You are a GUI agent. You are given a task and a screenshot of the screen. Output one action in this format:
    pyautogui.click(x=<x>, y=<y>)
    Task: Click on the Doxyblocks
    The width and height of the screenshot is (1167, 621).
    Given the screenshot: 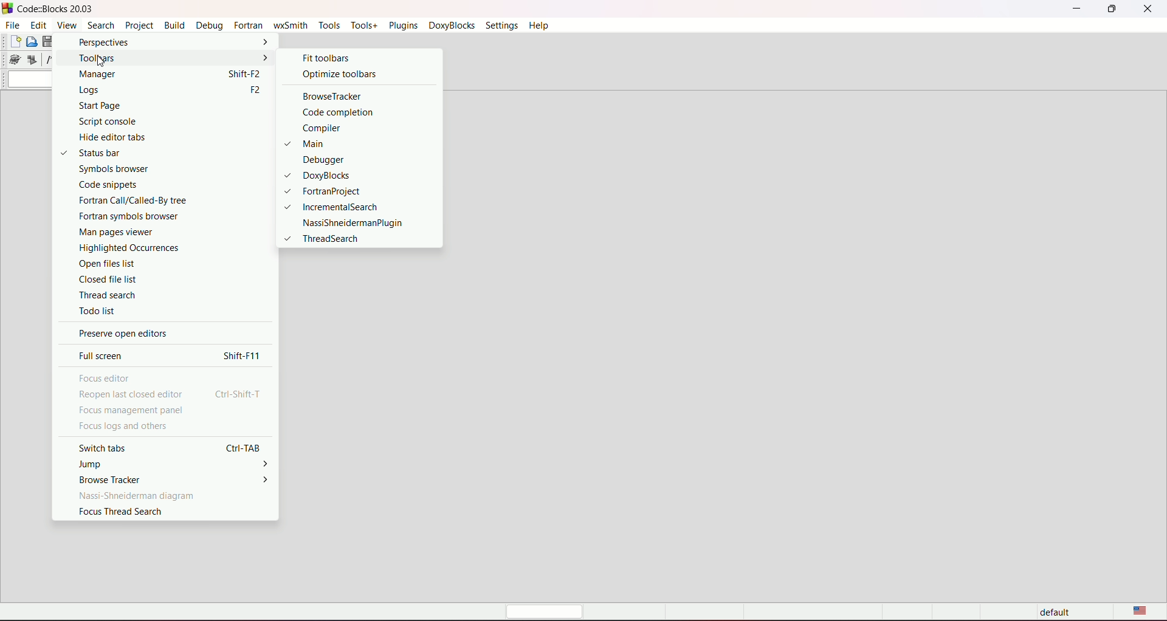 What is the action you would take?
    pyautogui.click(x=338, y=176)
    